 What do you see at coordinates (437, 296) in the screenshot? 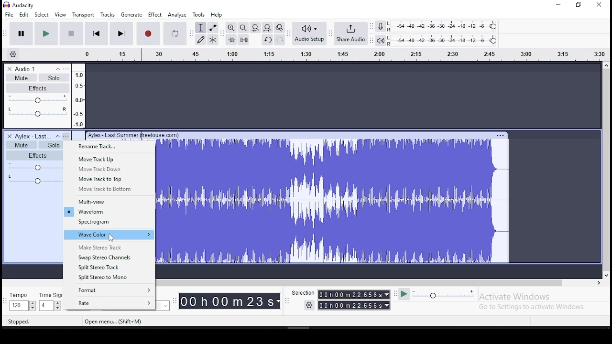
I see `play at speed/play at speed (once)` at bounding box center [437, 296].